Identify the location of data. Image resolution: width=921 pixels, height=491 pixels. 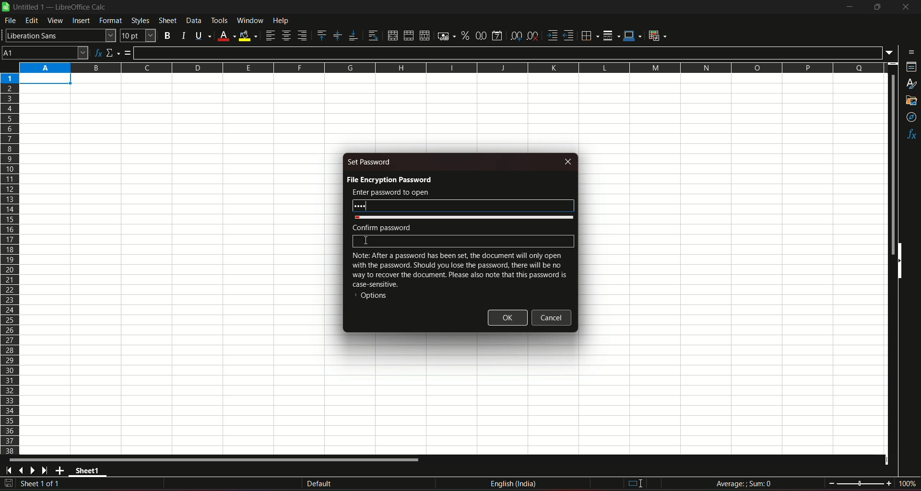
(193, 21).